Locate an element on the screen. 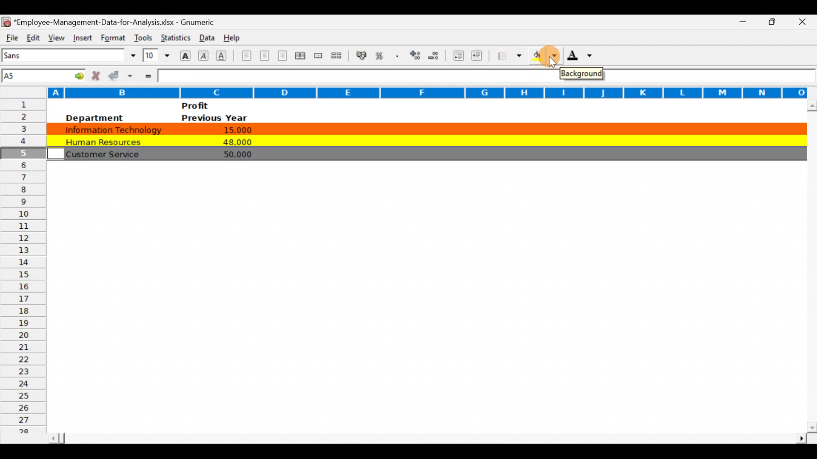  Bold is located at coordinates (184, 55).